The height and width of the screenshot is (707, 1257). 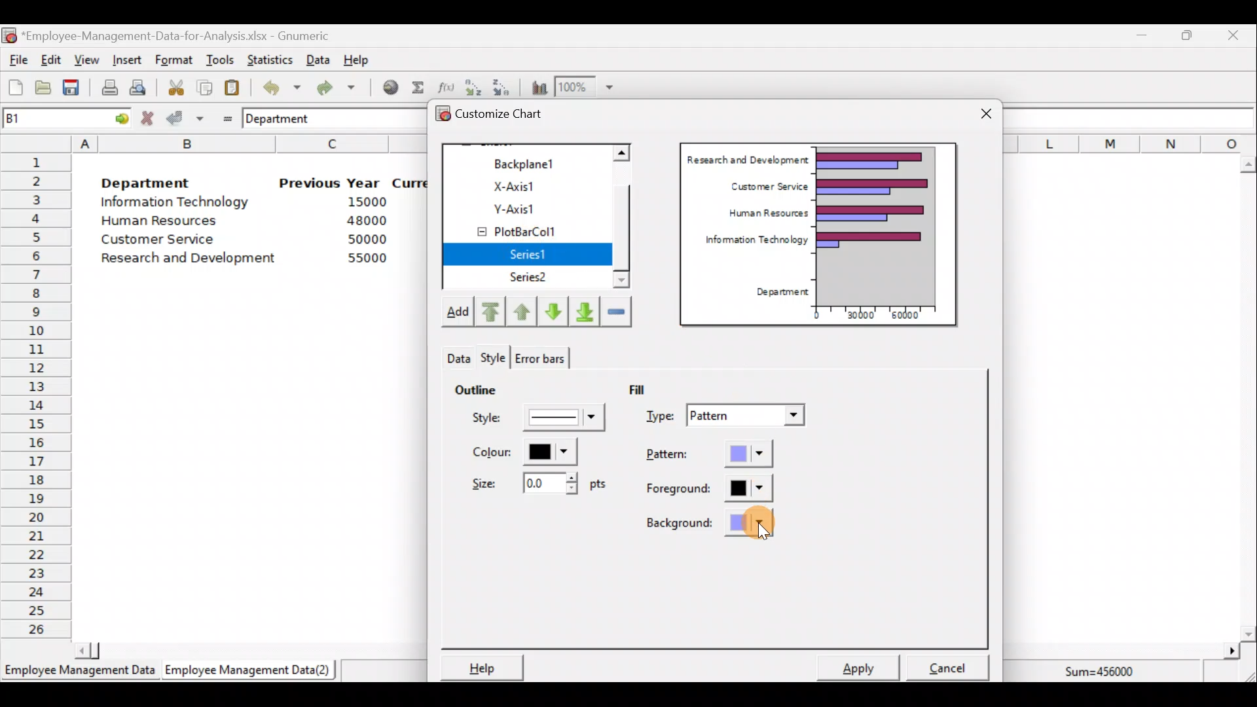 I want to click on Move downward, so click(x=585, y=310).